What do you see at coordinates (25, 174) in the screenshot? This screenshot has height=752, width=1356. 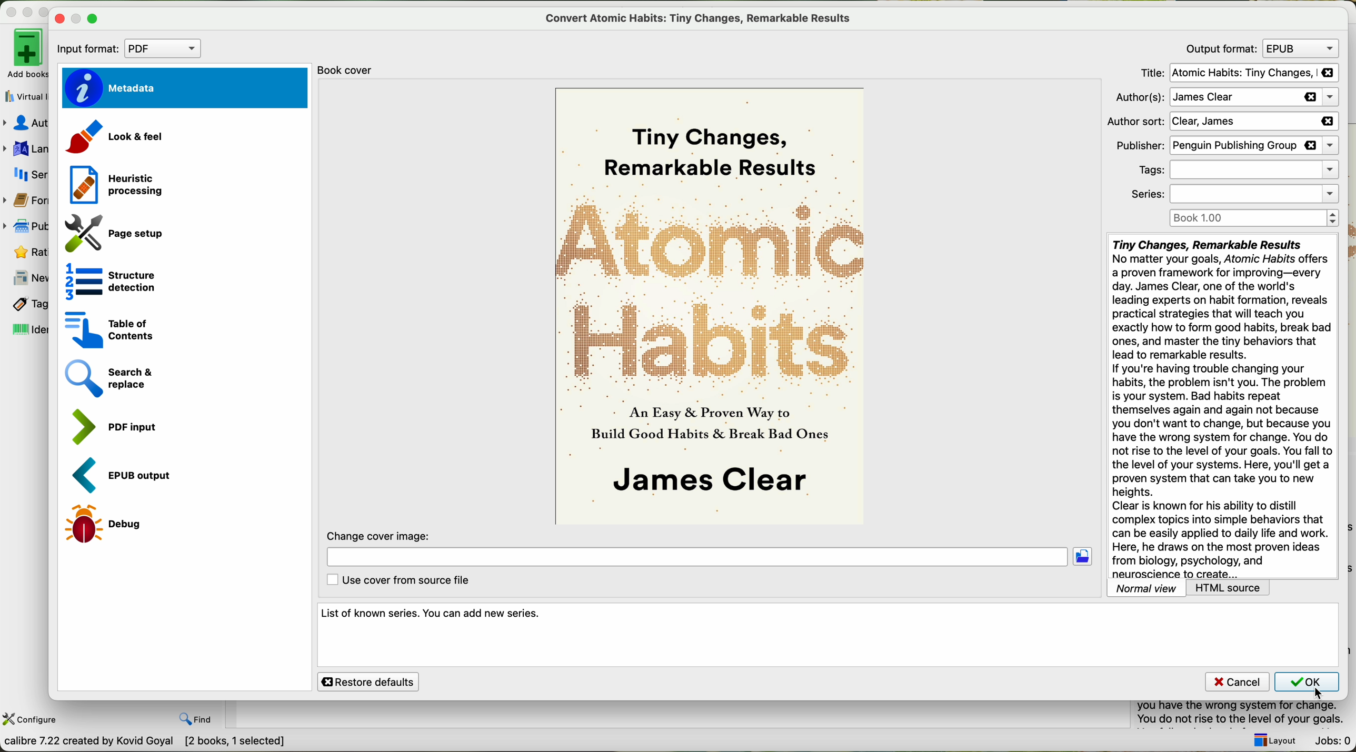 I see `series` at bounding box center [25, 174].